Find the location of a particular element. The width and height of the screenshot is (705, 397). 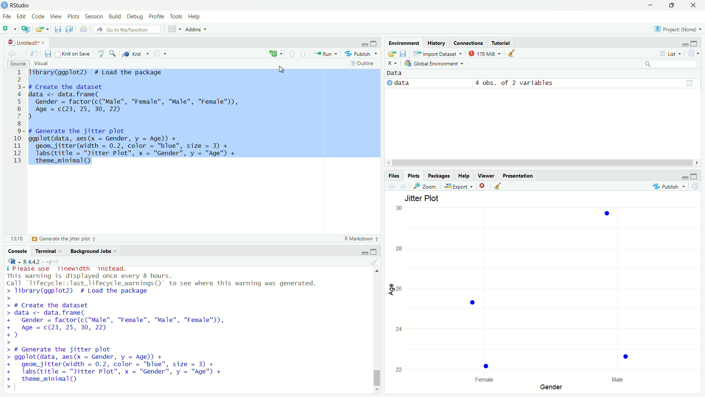

files is located at coordinates (394, 175).